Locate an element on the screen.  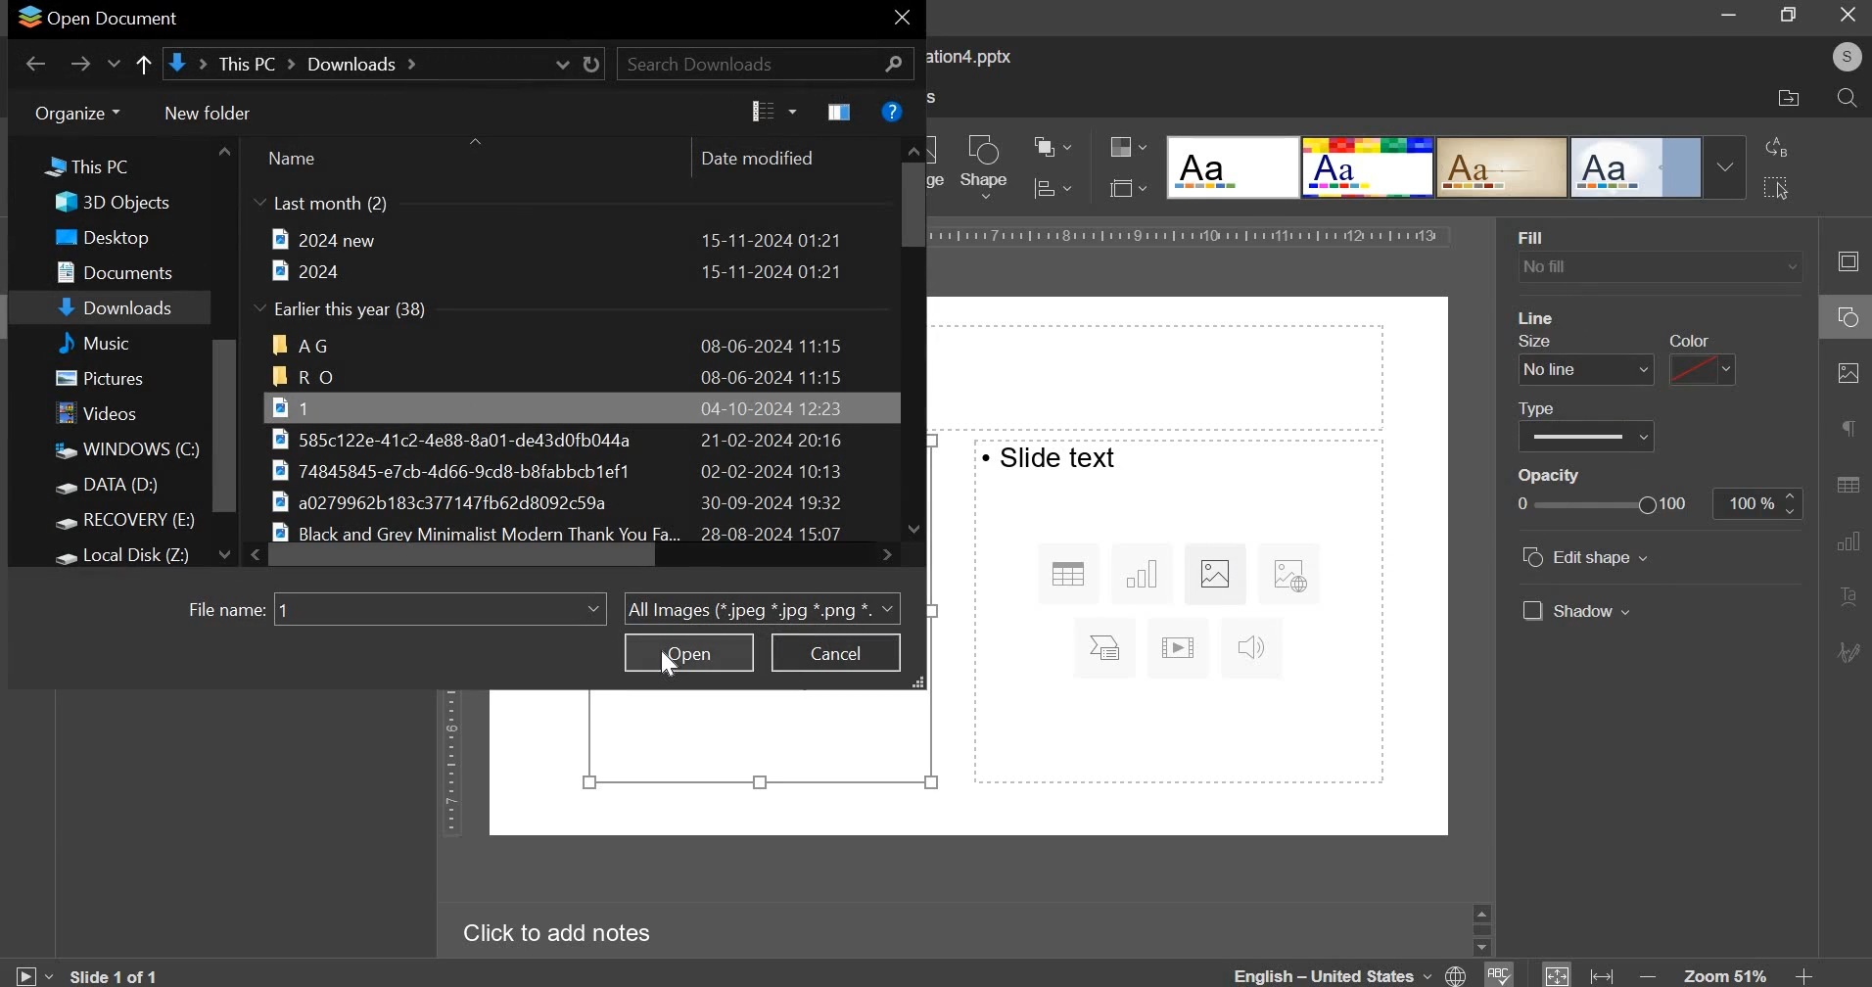
select slide size is located at coordinates (1123, 187).